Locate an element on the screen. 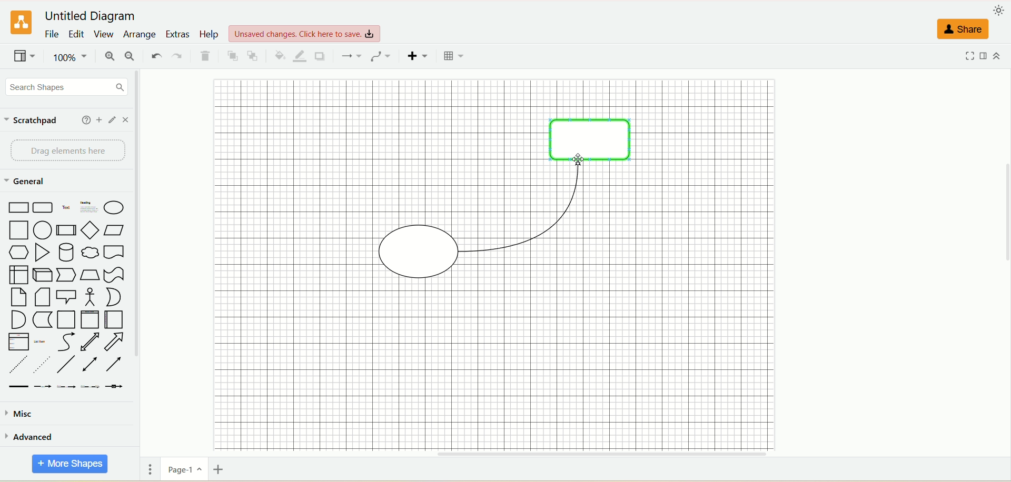 This screenshot has width=1011, height=482. to back is located at coordinates (255, 56).